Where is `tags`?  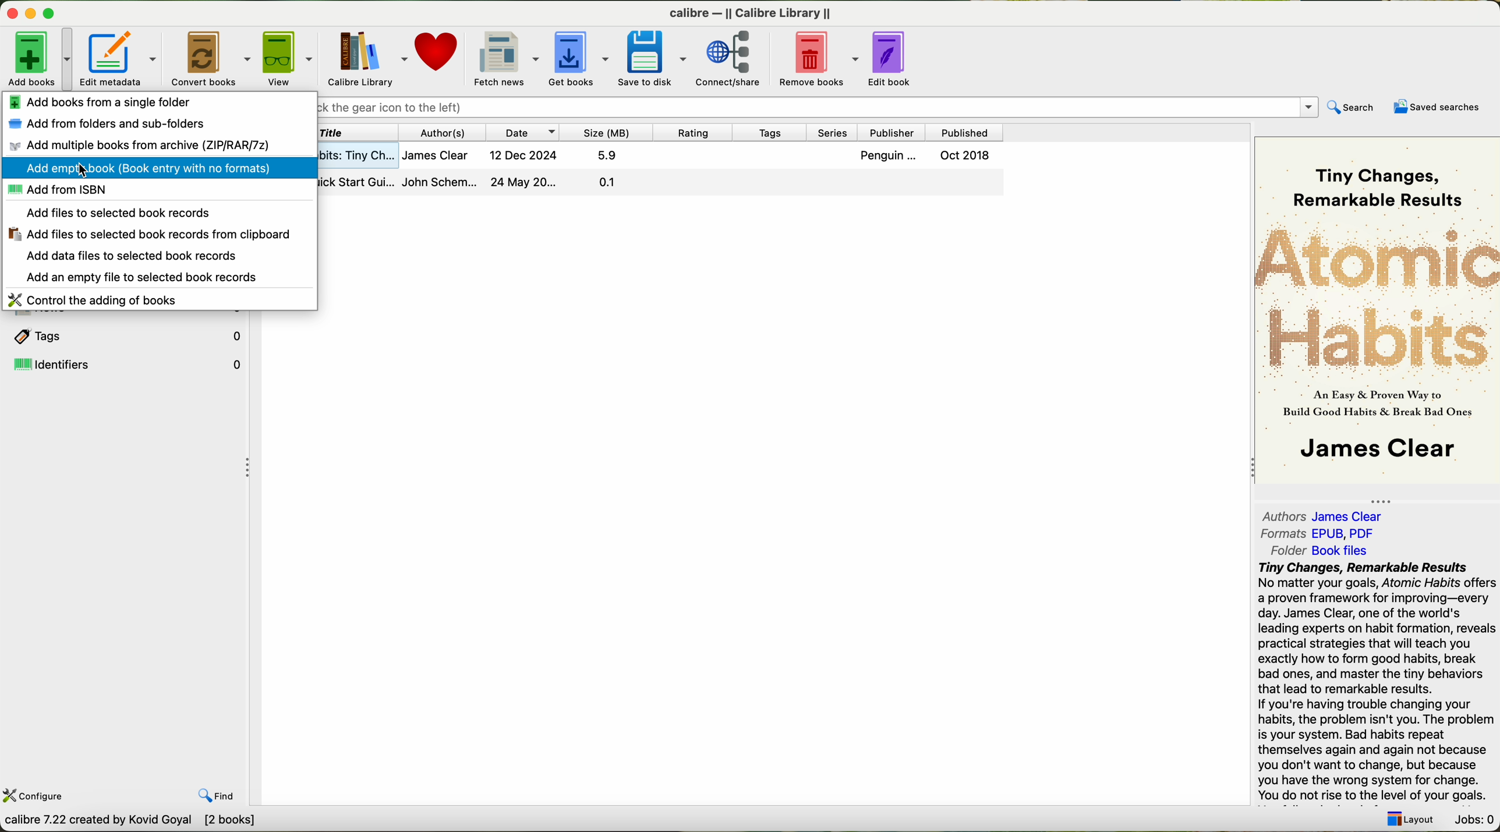
tags is located at coordinates (765, 132).